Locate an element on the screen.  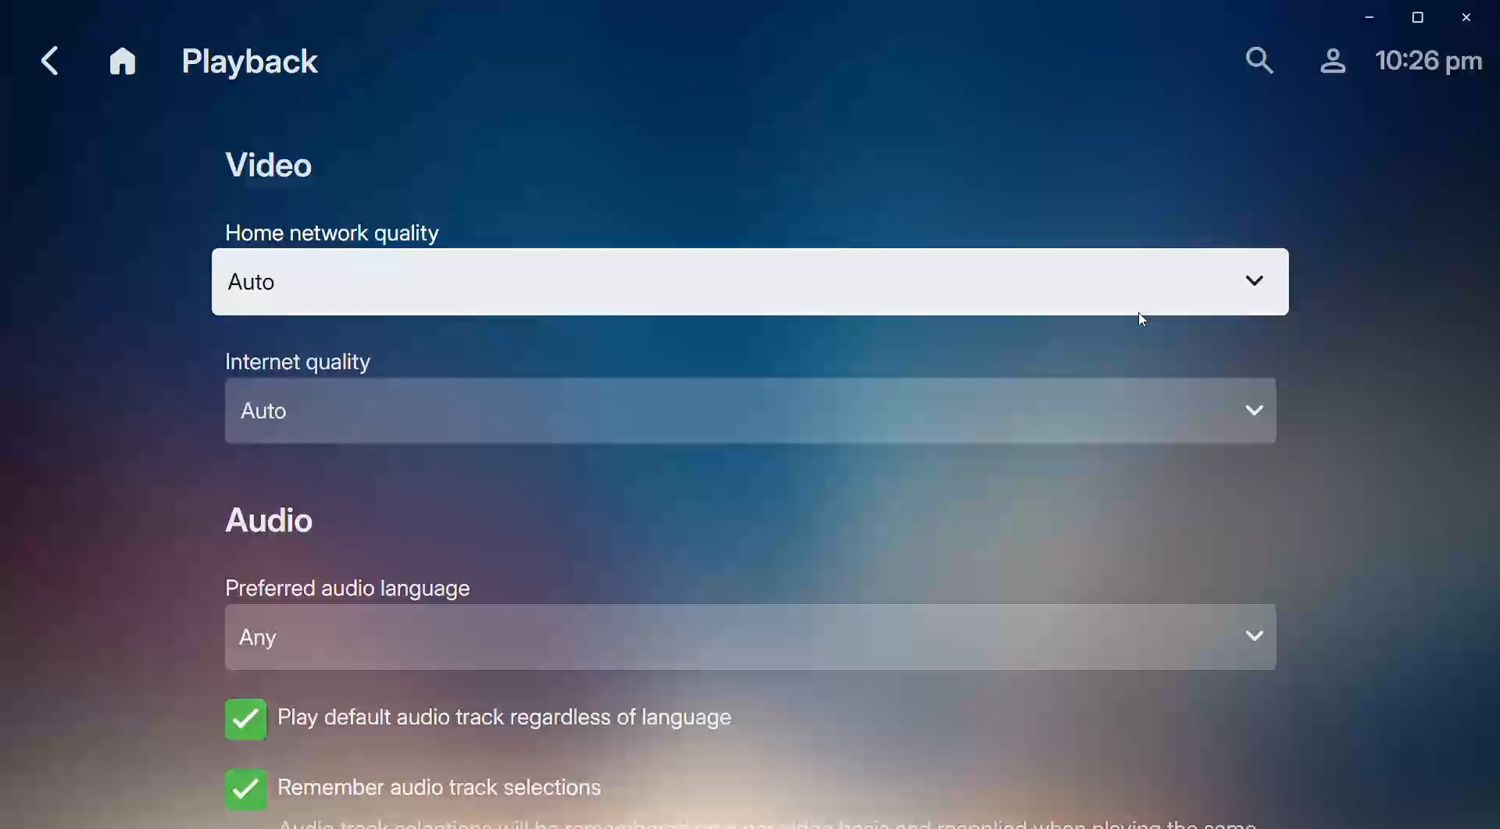
Back is located at coordinates (45, 61).